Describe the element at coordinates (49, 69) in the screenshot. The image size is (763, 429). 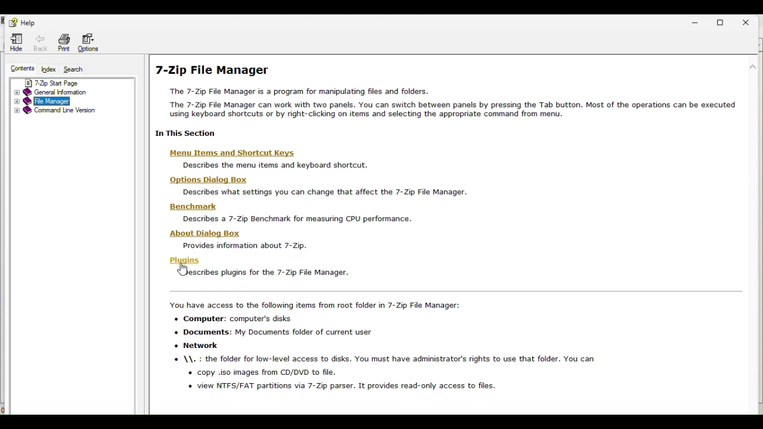
I see `Index` at that location.